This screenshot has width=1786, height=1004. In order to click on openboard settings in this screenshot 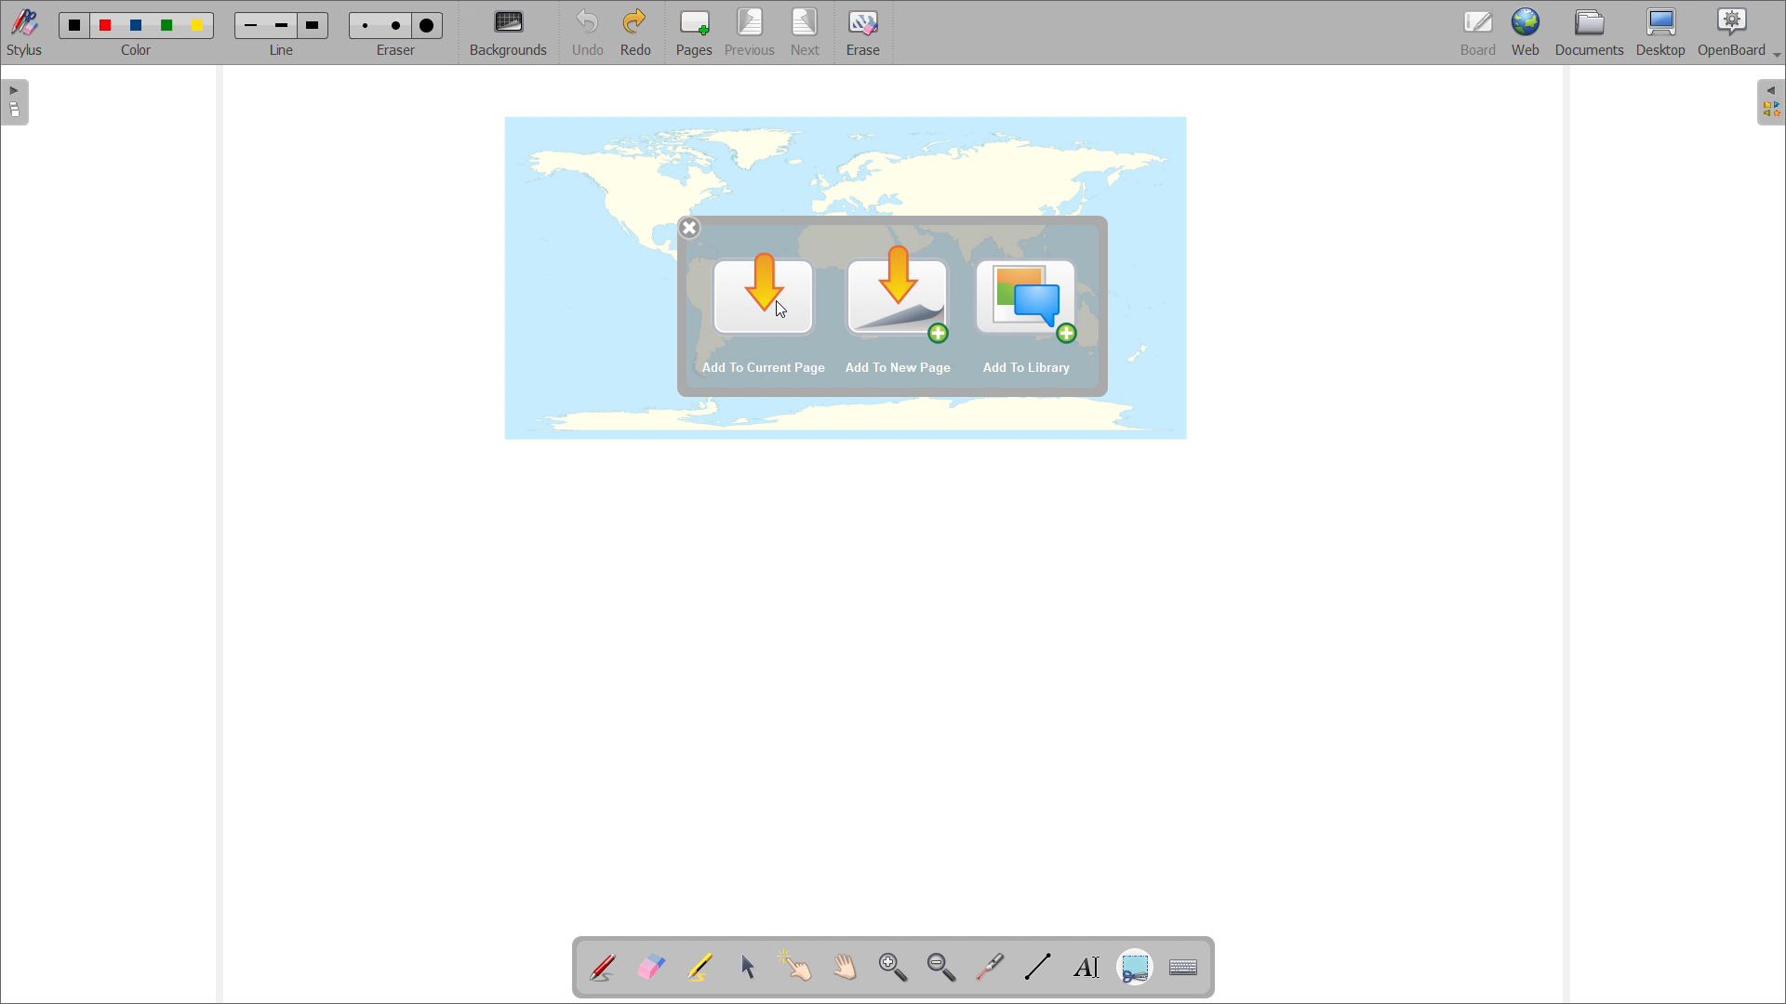, I will do `click(1739, 31)`.